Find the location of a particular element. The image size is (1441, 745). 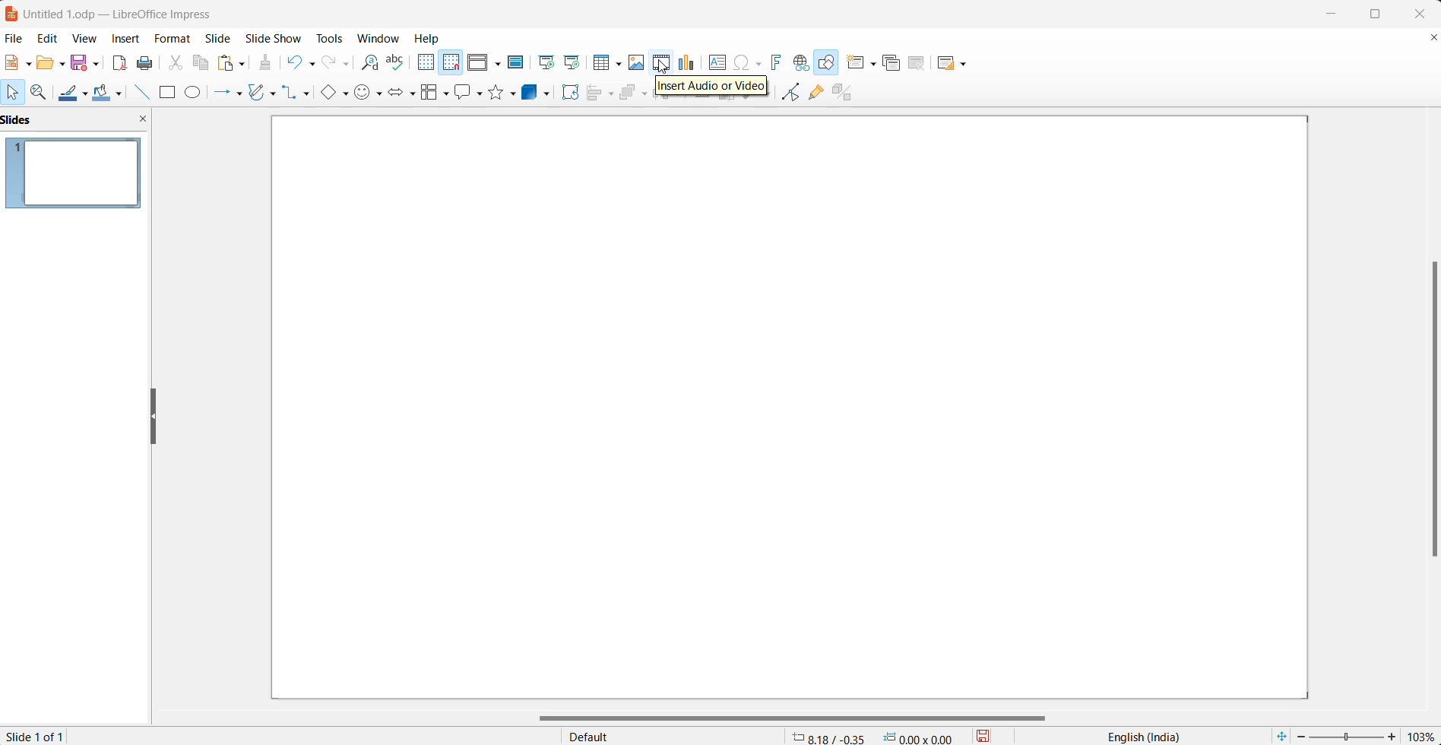

close document is located at coordinates (1433, 39).